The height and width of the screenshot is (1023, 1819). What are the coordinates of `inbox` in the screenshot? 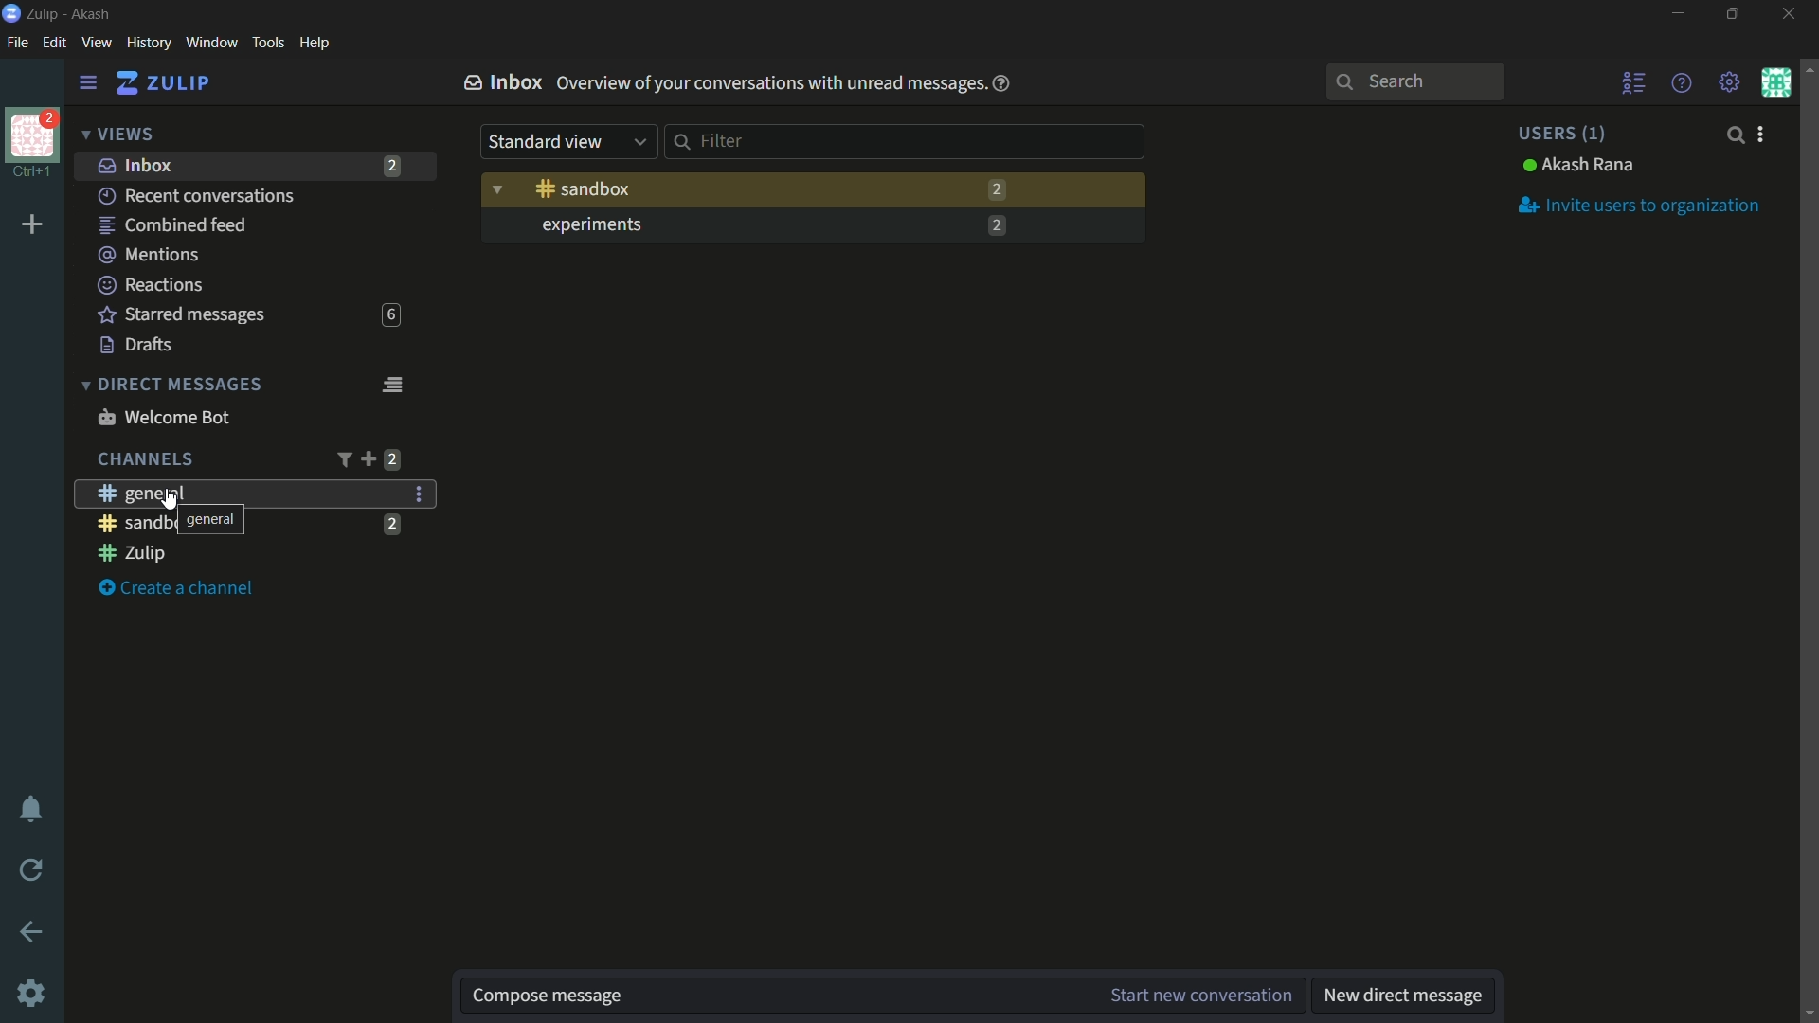 It's located at (135, 165).